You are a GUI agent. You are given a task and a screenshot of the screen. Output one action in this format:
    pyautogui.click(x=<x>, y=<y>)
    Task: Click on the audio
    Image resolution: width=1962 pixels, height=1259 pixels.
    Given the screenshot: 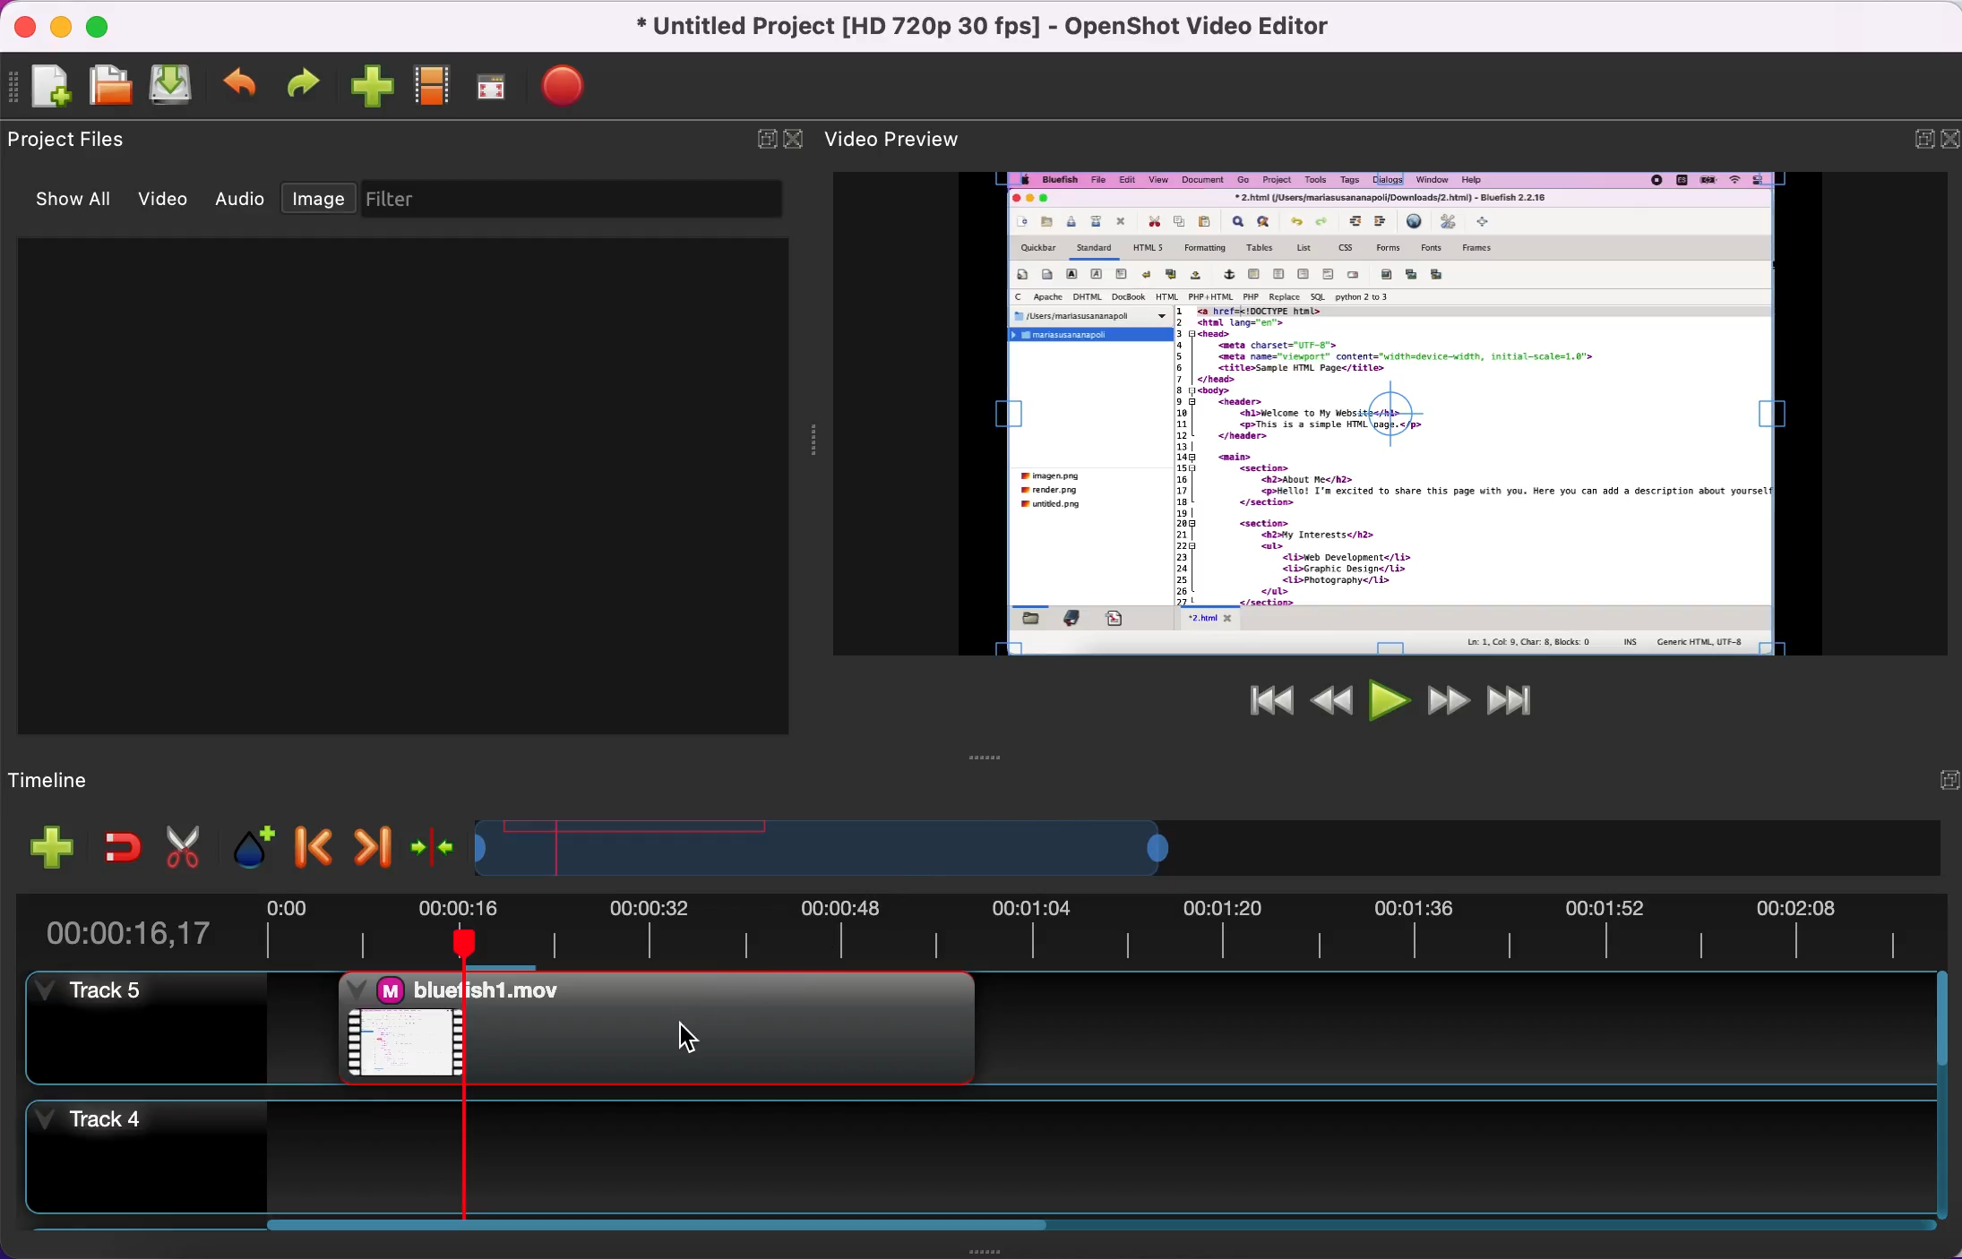 What is the action you would take?
    pyautogui.click(x=245, y=201)
    